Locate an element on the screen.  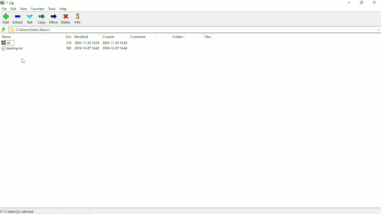
Info is located at coordinates (79, 19).